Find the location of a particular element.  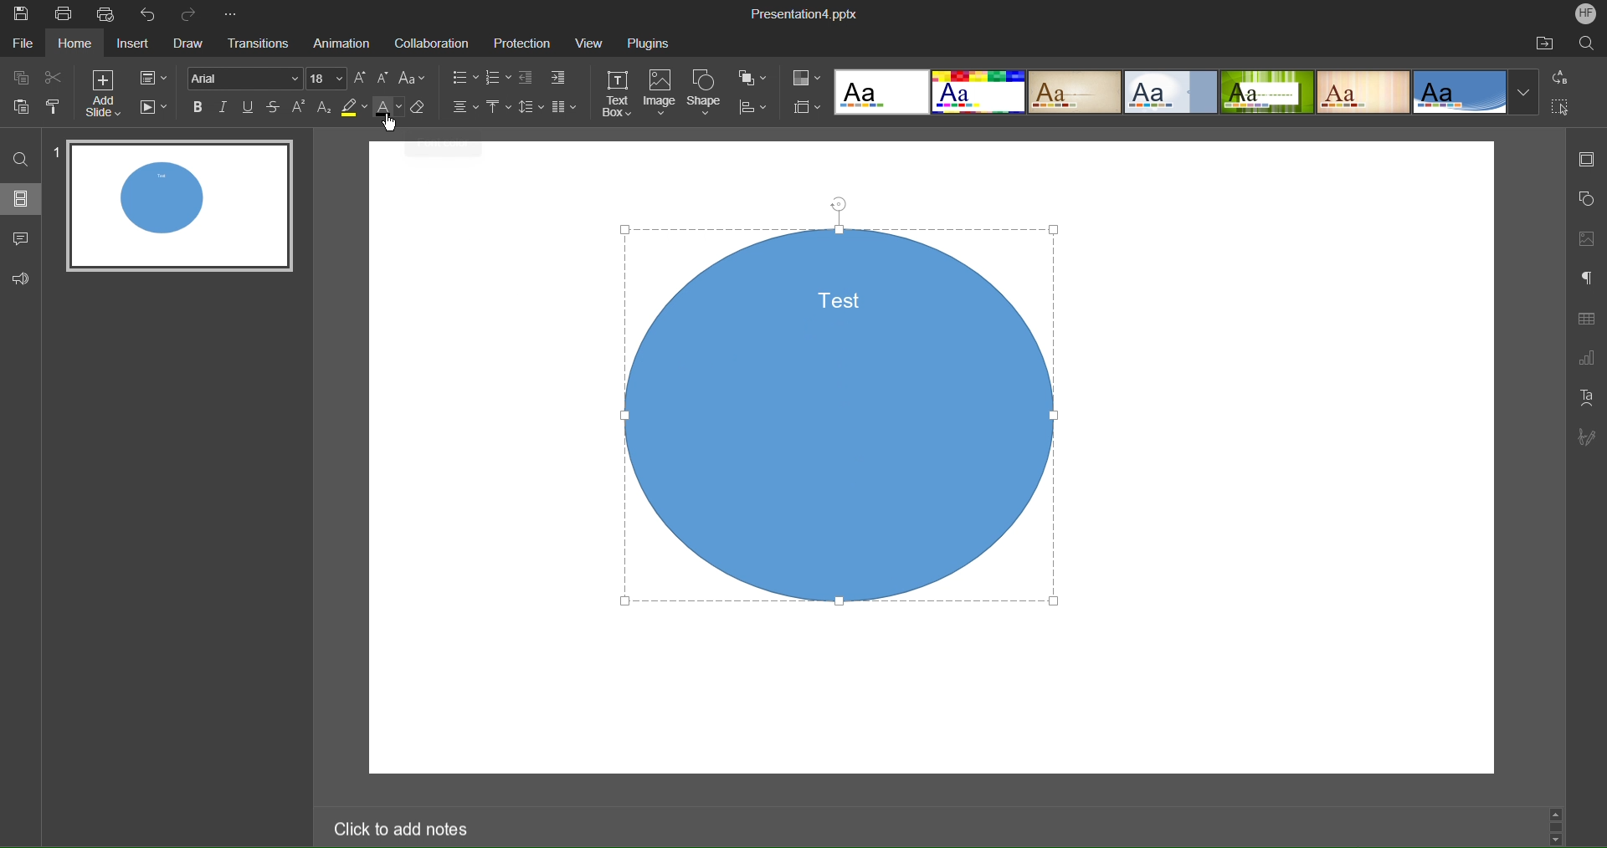

Replace is located at coordinates (1562, 75).